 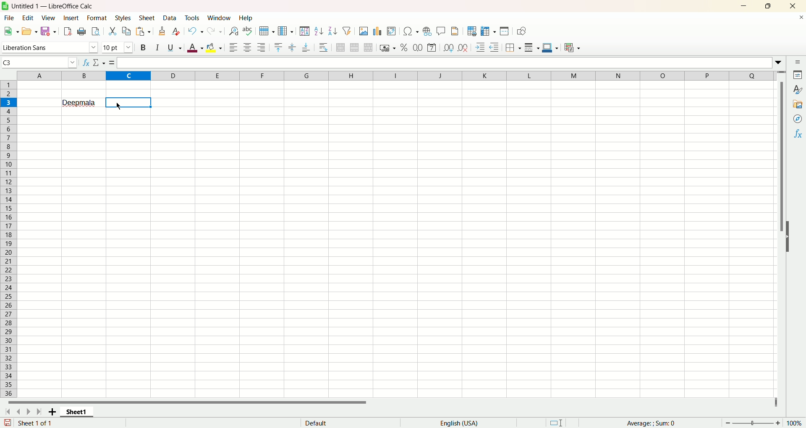 What do you see at coordinates (783, 234) in the screenshot?
I see `vertical scroll bar` at bounding box center [783, 234].